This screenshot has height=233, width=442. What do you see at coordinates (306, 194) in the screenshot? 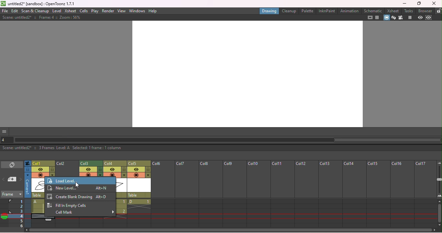
I see `column 12` at bounding box center [306, 194].